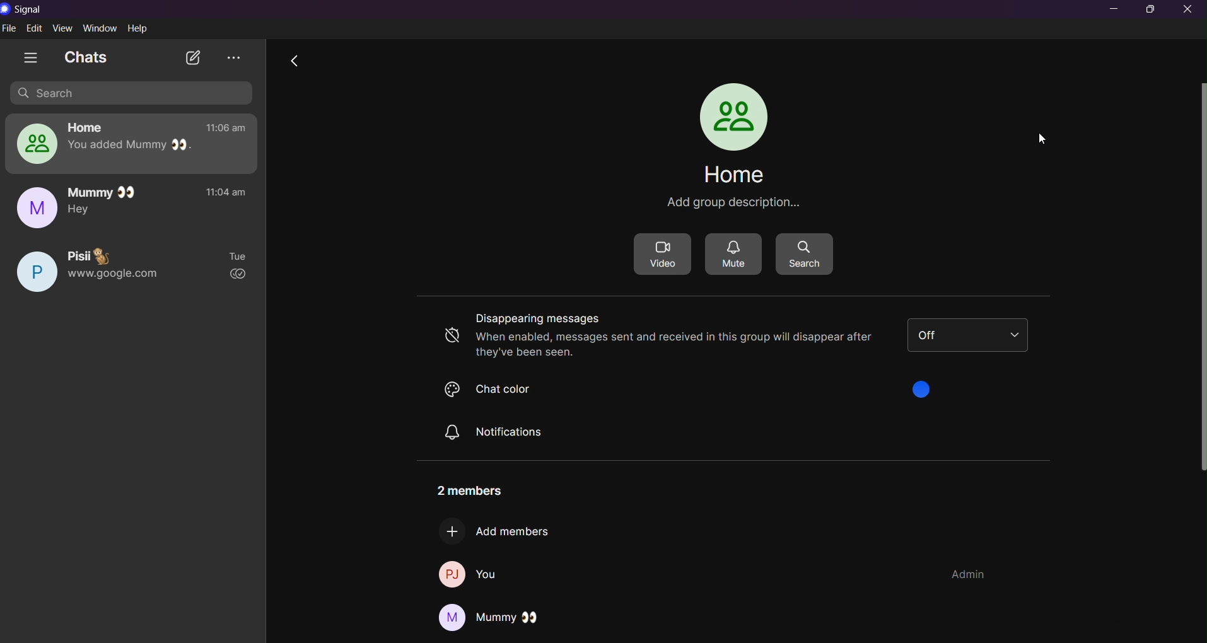  What do you see at coordinates (742, 336) in the screenshot?
I see `disappearing messages off` at bounding box center [742, 336].